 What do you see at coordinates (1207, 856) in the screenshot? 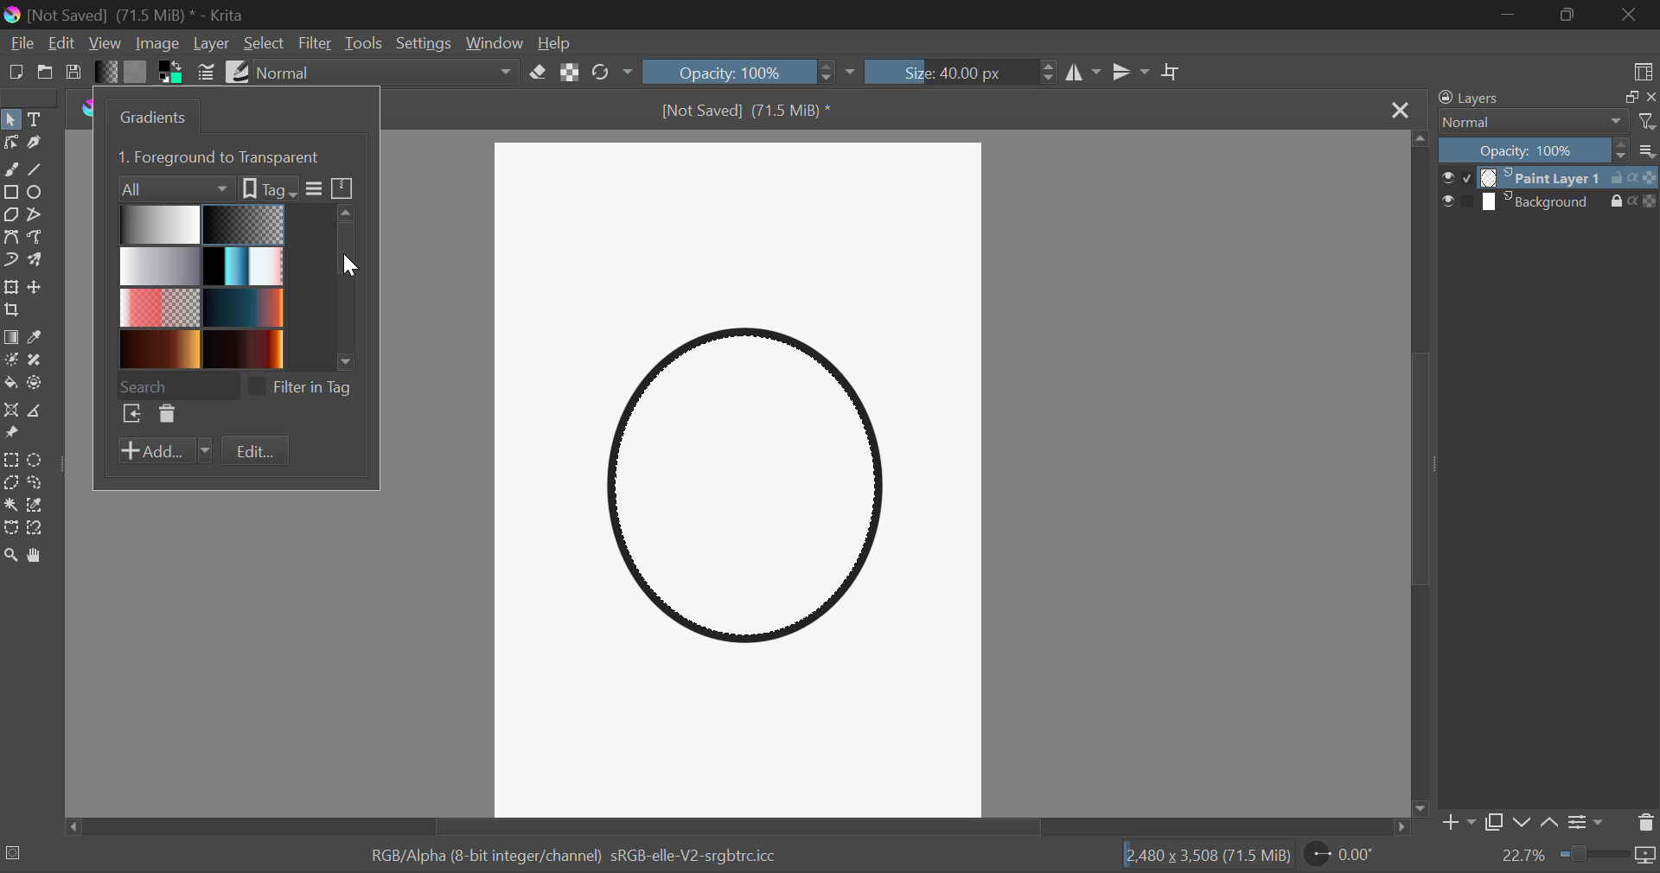
I see `12,480 x 3,508 (71.5 MiB)` at bounding box center [1207, 856].